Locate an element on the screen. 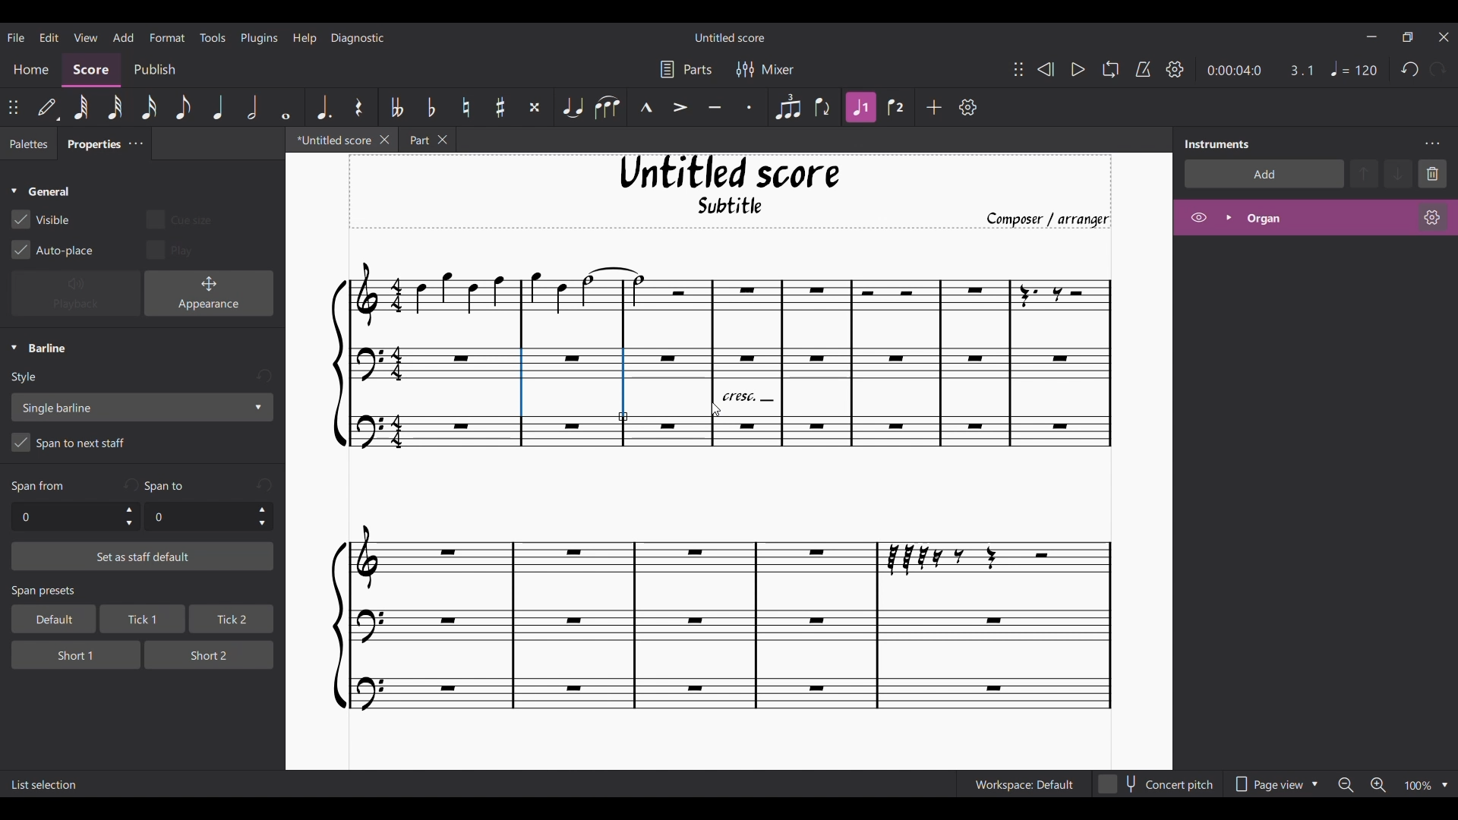  Subtitle is located at coordinates (732, 210).